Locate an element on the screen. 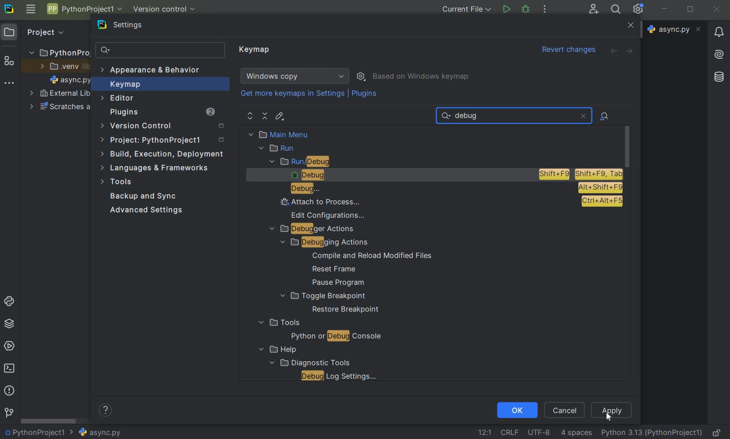 This screenshot has width=730, height=439. Notifications is located at coordinates (718, 29).